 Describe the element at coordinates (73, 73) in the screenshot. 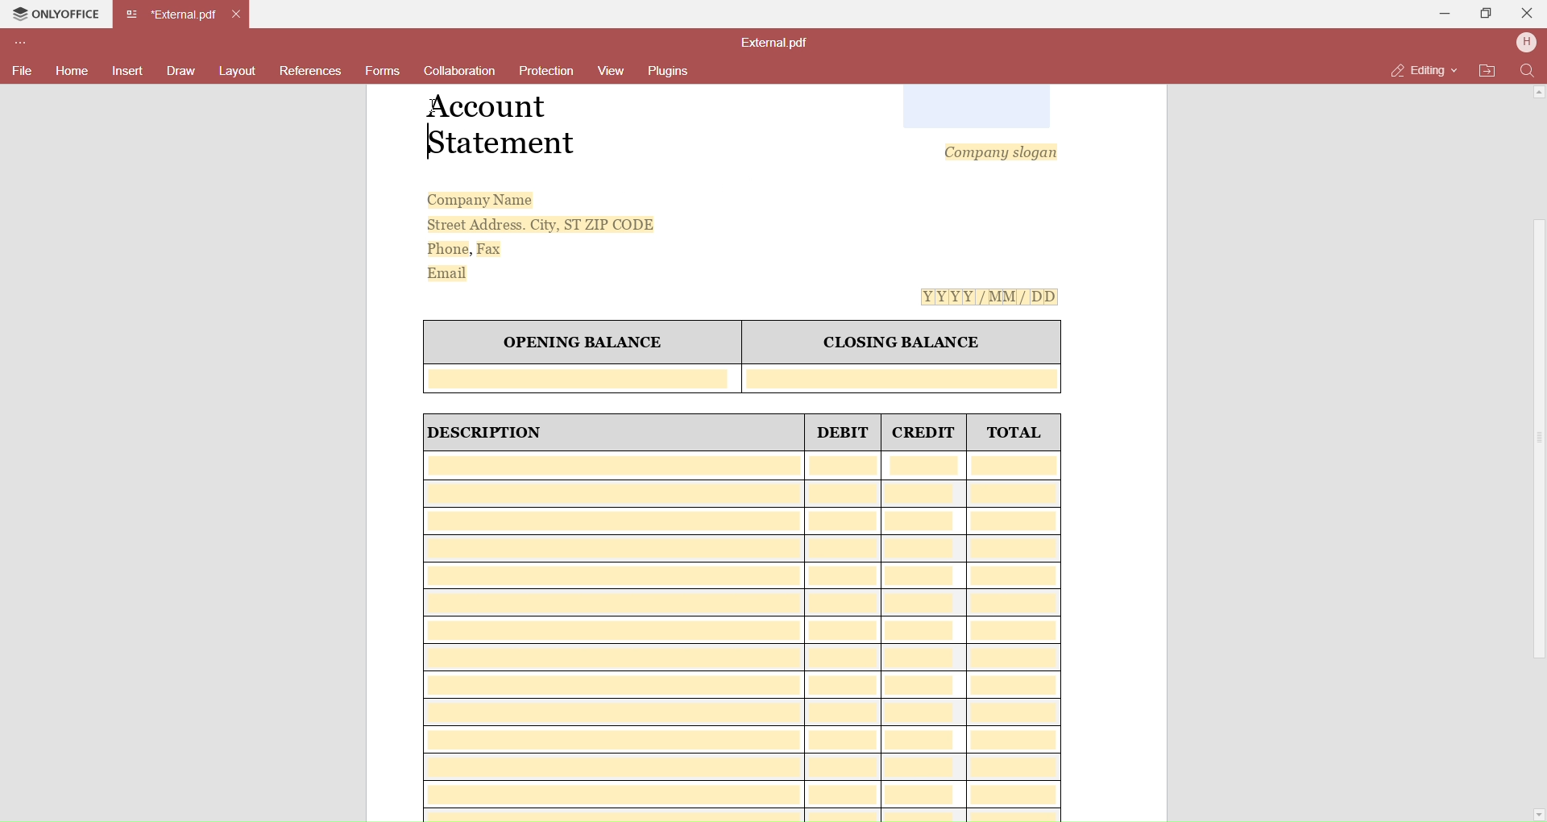

I see `Home` at that location.